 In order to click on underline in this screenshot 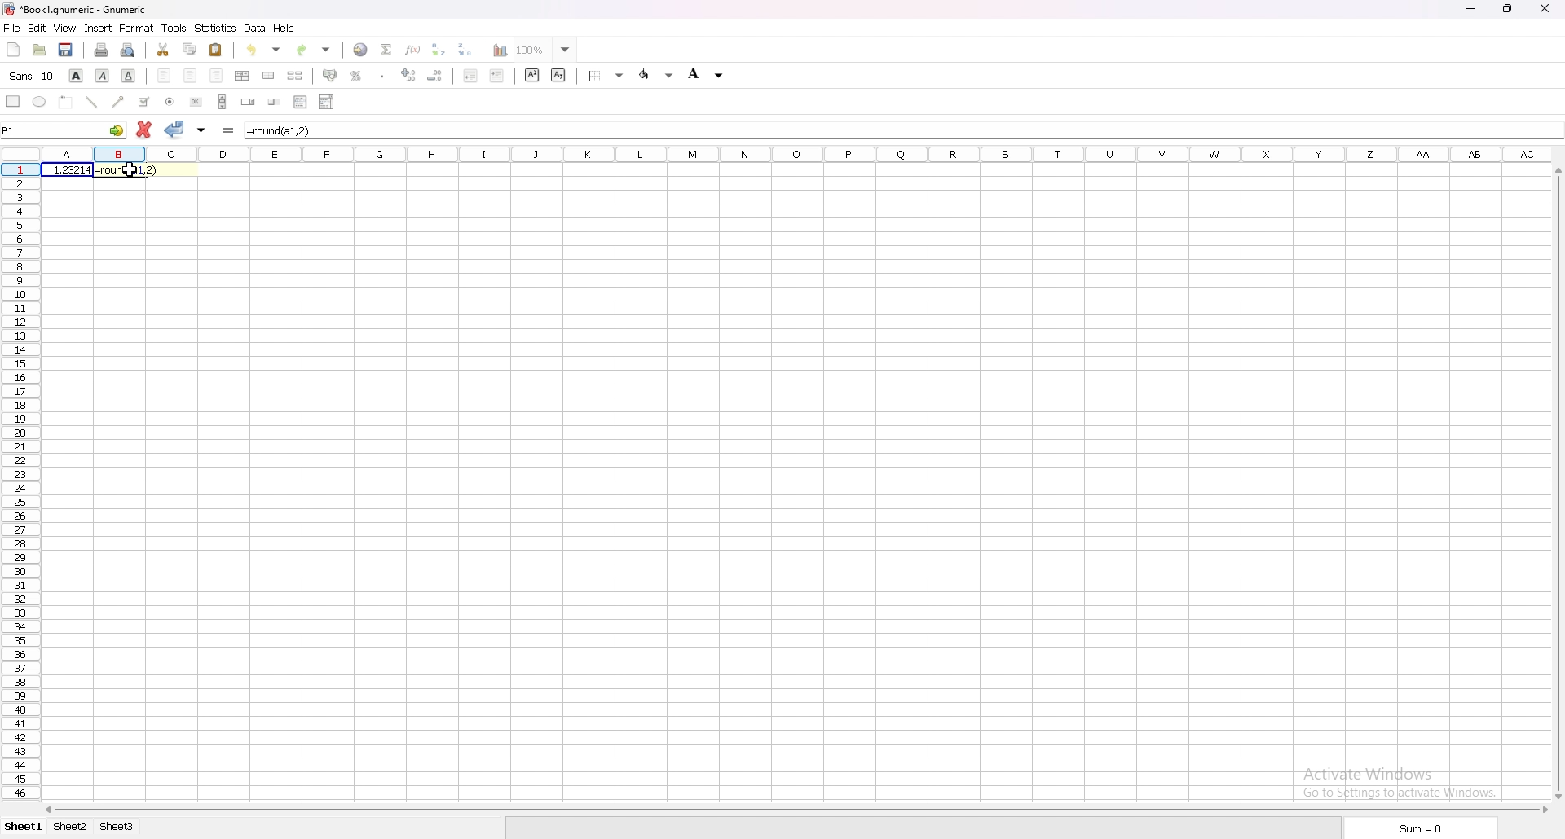, I will do `click(128, 75)`.